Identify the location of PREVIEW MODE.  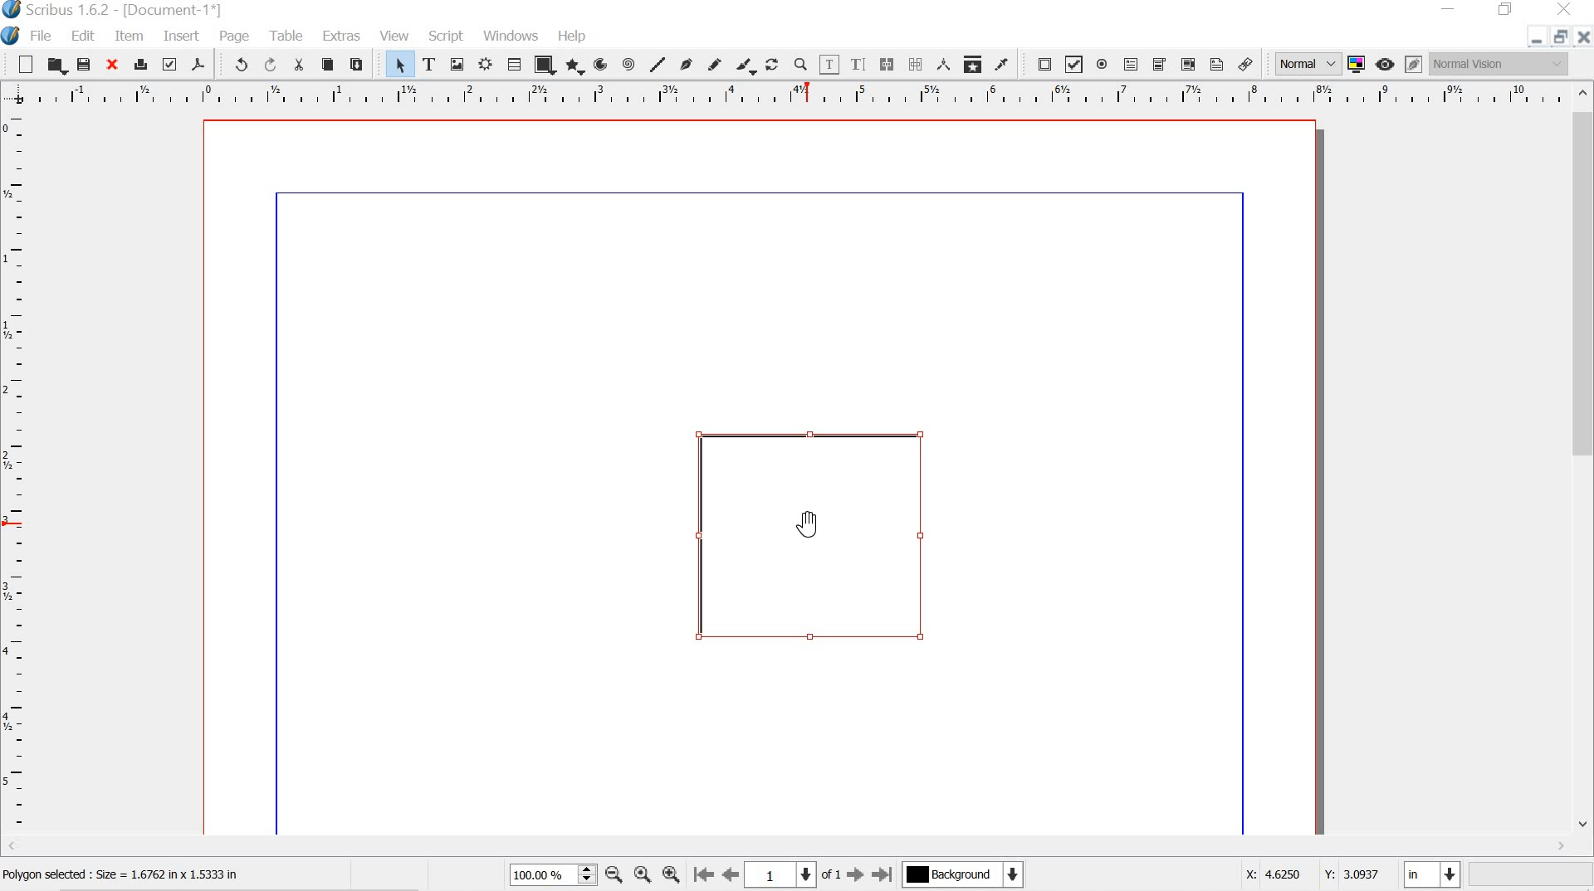
(1386, 64).